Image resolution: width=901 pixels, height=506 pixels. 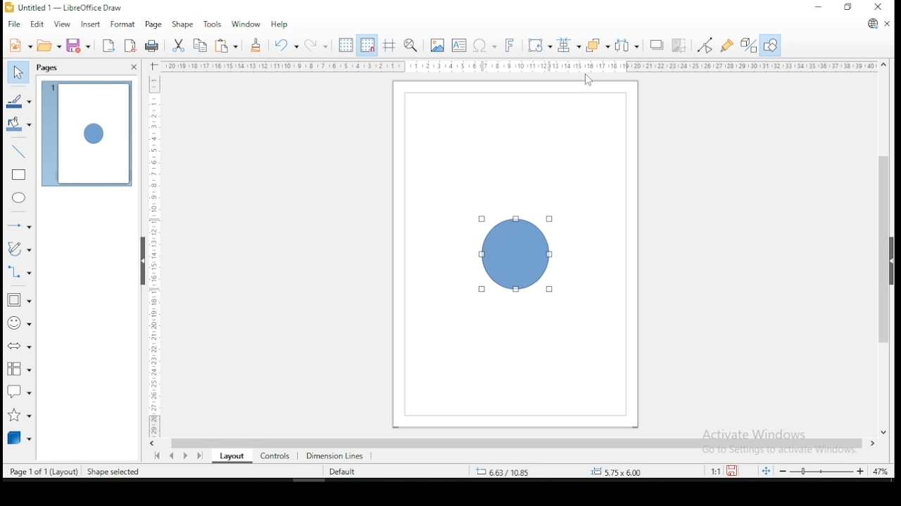 I want to click on export as PDF, so click(x=131, y=44).